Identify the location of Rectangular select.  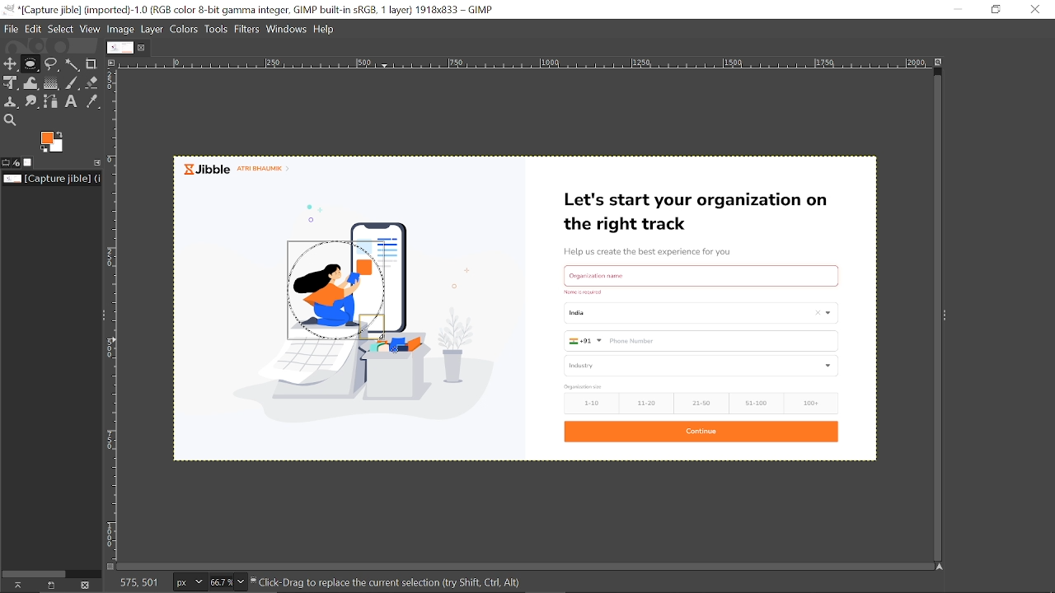
(30, 67).